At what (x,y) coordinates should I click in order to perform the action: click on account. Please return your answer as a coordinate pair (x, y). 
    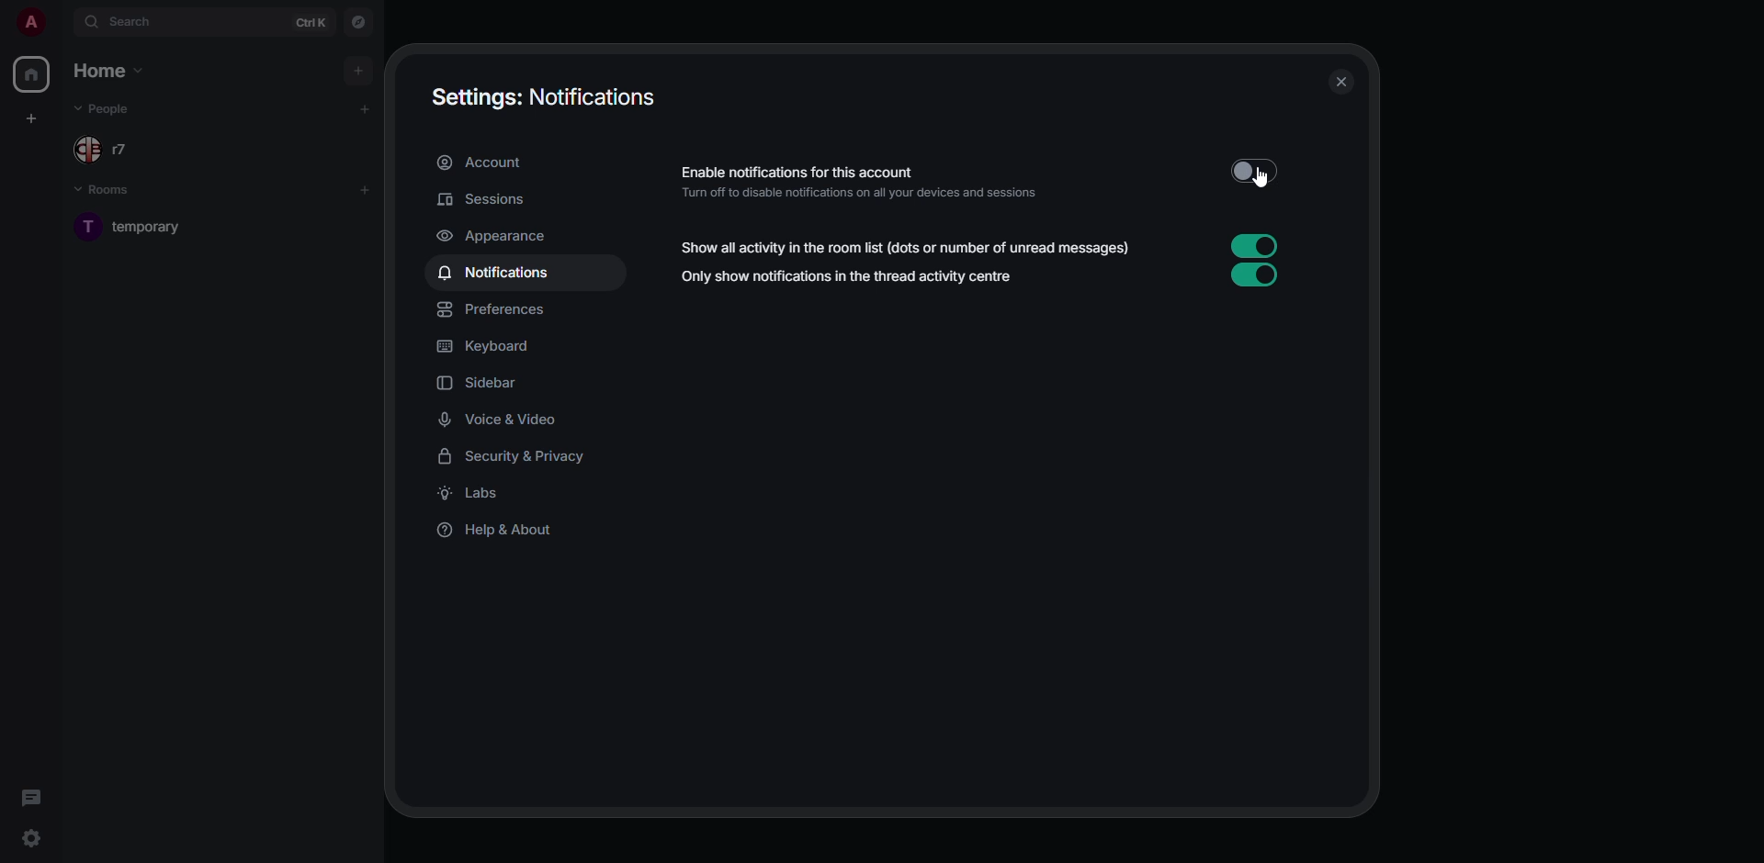
    Looking at the image, I should click on (483, 164).